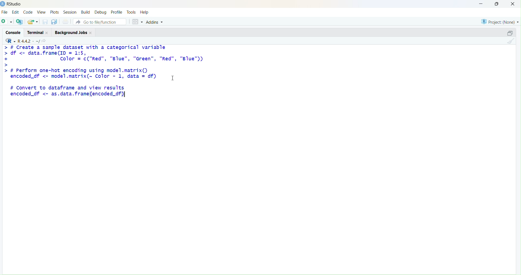 This screenshot has height=275, width=521. What do you see at coordinates (8, 22) in the screenshot?
I see `add file as` at bounding box center [8, 22].